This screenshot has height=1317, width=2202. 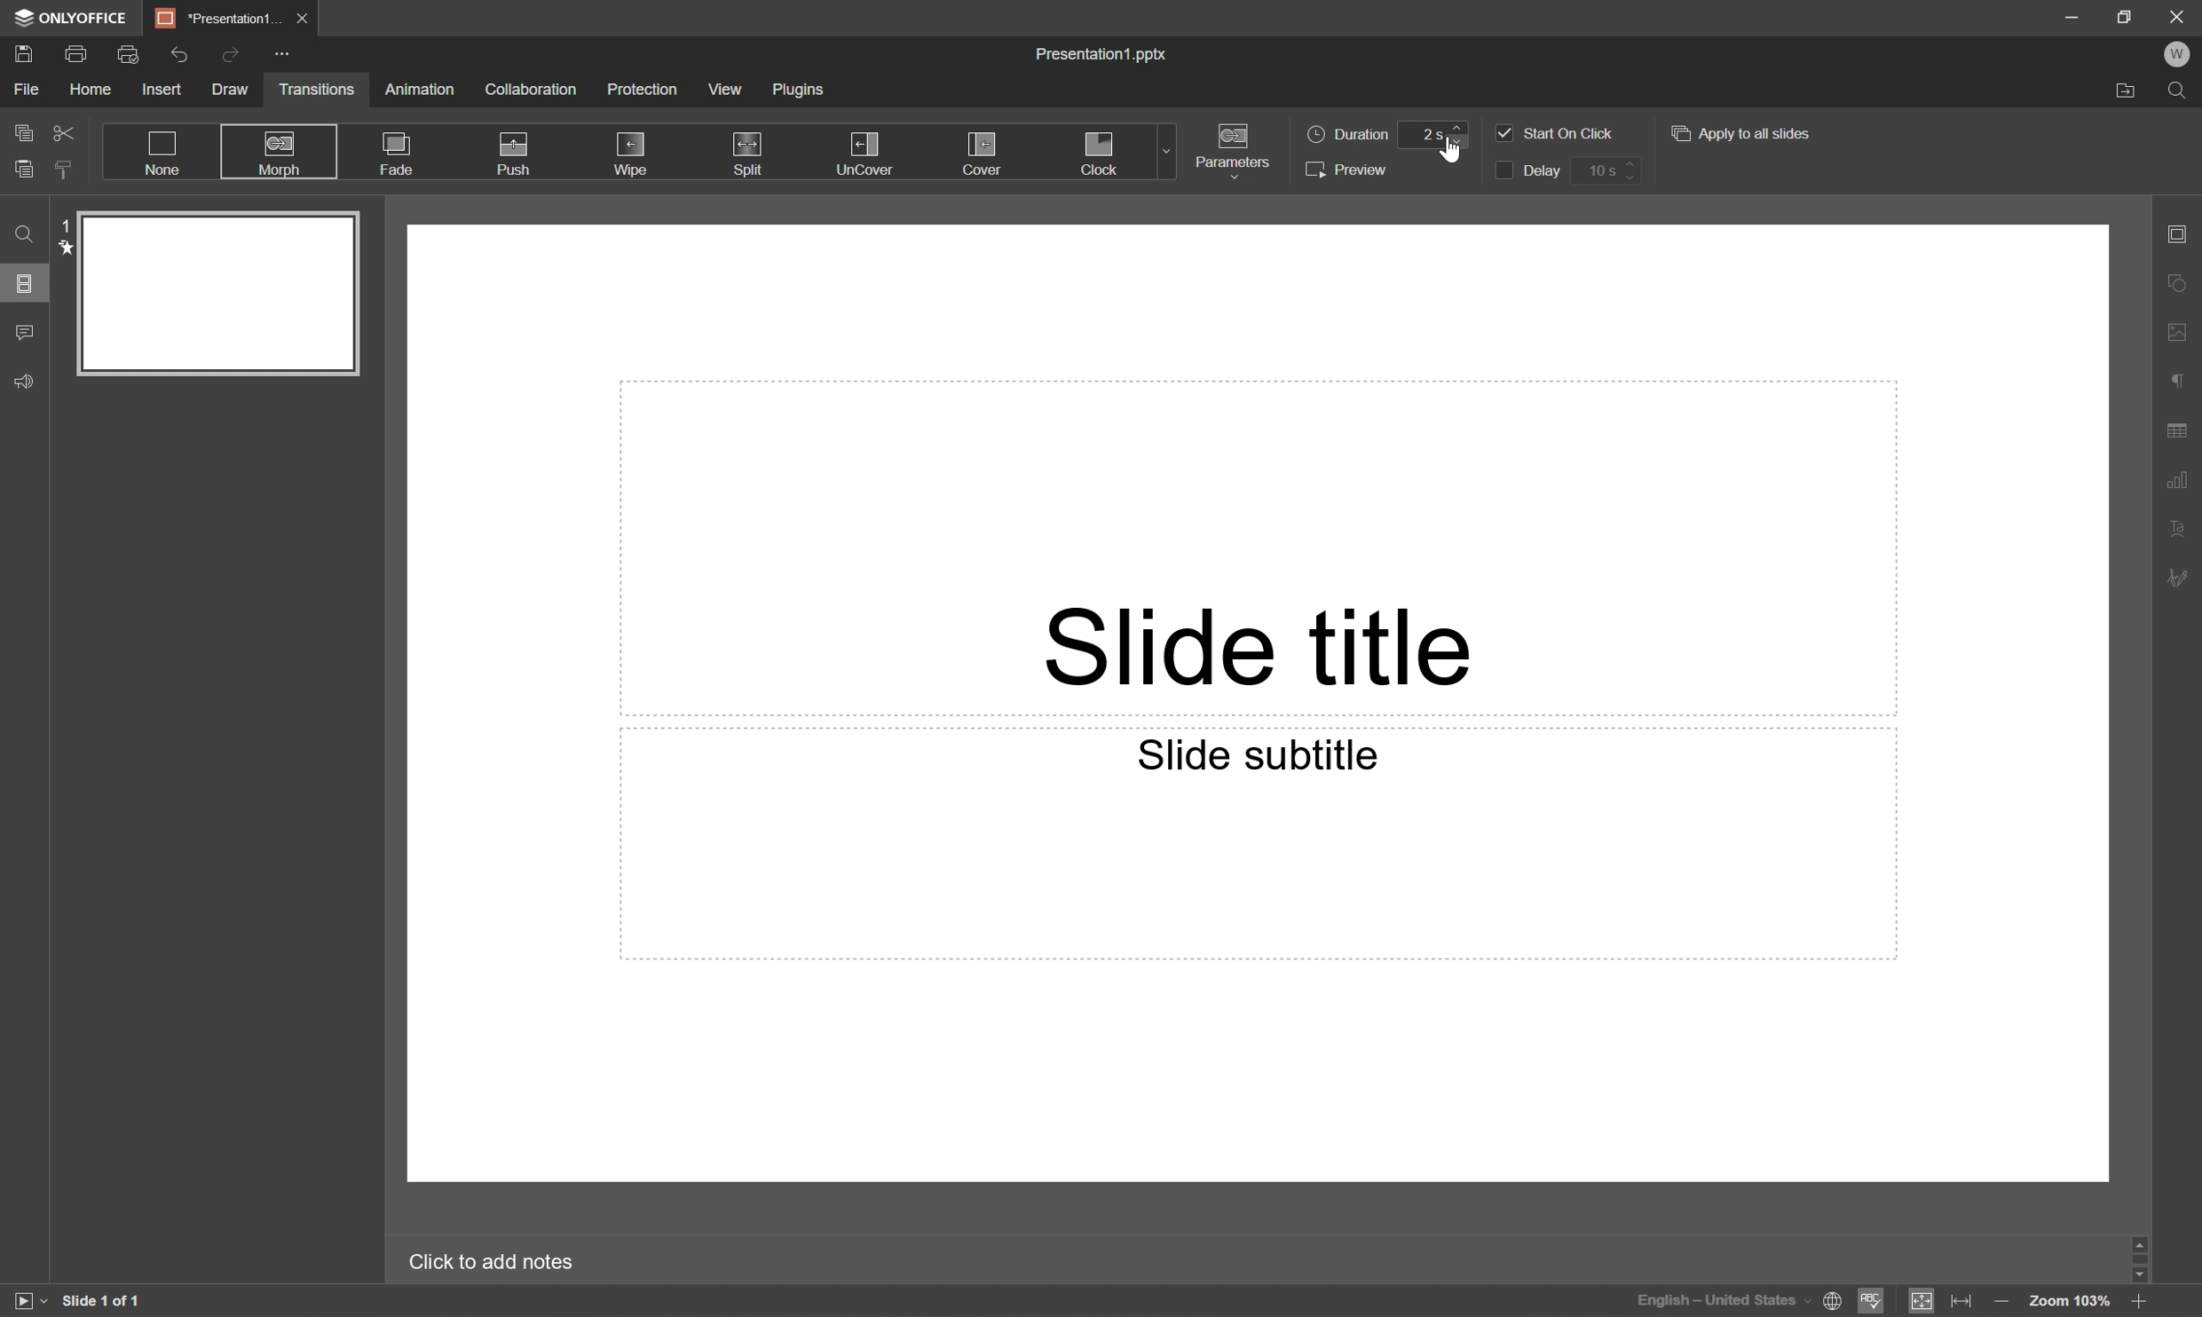 What do you see at coordinates (1601, 172) in the screenshot?
I see `10 s` at bounding box center [1601, 172].